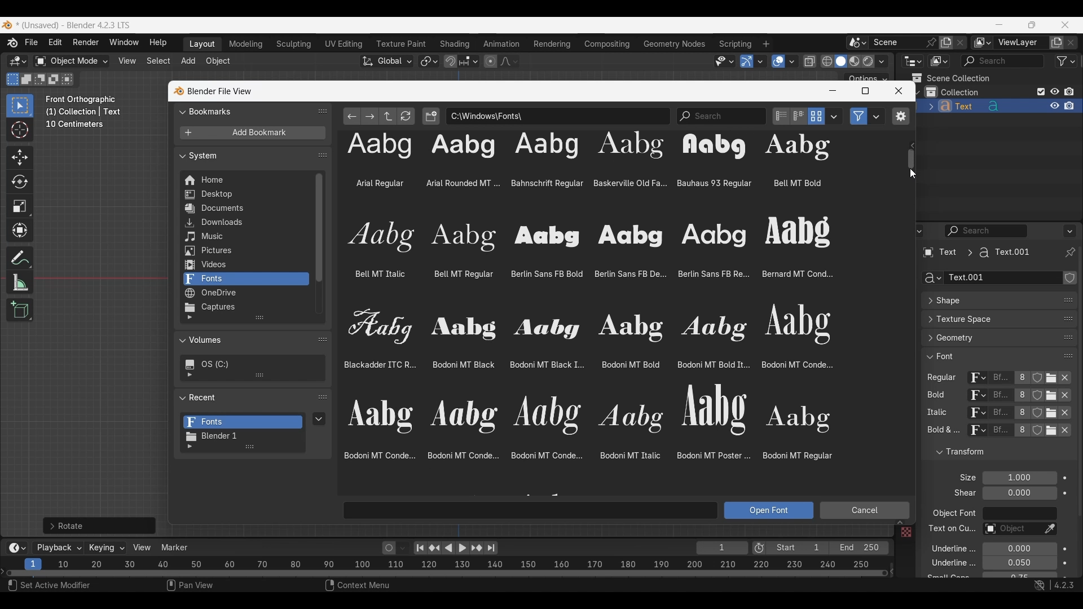  Describe the element at coordinates (451, 61) in the screenshot. I see `Snap during transform` at that location.